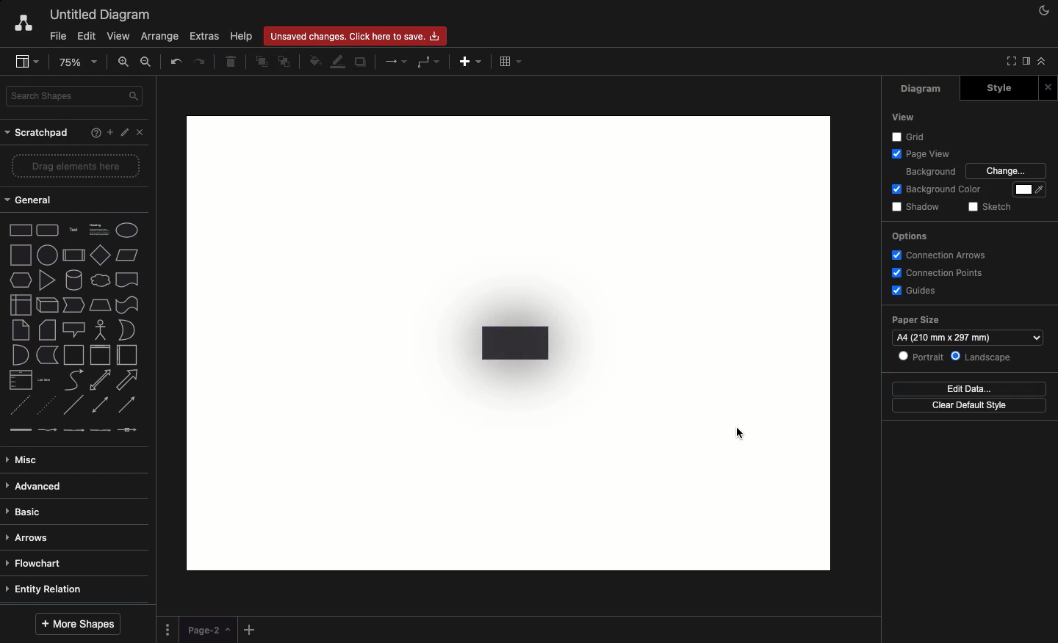 This screenshot has width=1058, height=643. Describe the element at coordinates (72, 280) in the screenshot. I see `cylinder` at that location.